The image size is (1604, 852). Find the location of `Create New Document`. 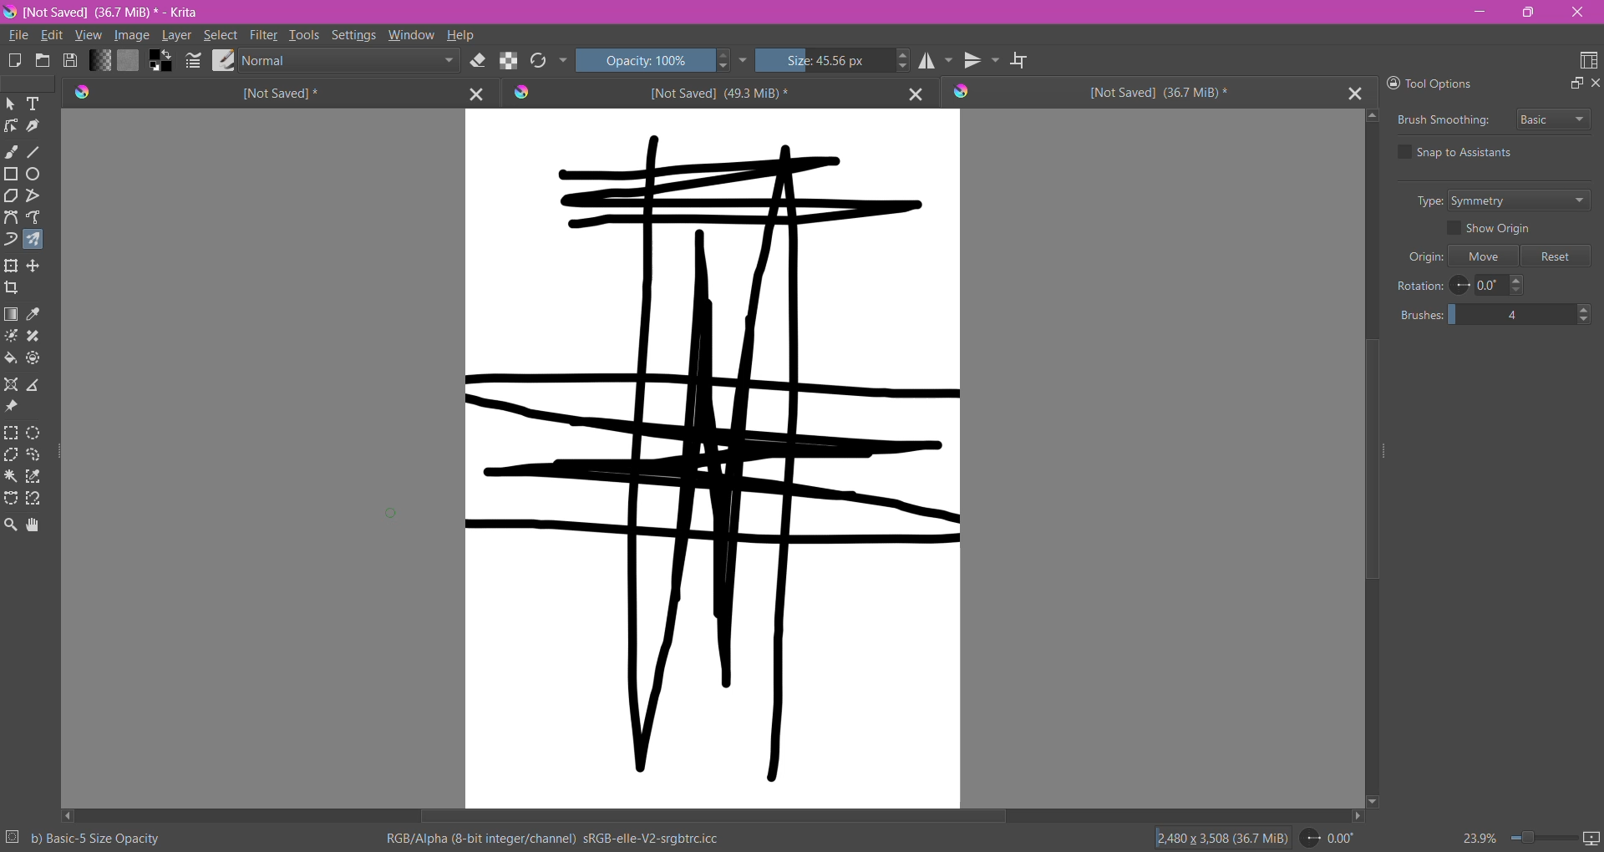

Create New Document is located at coordinates (13, 63).